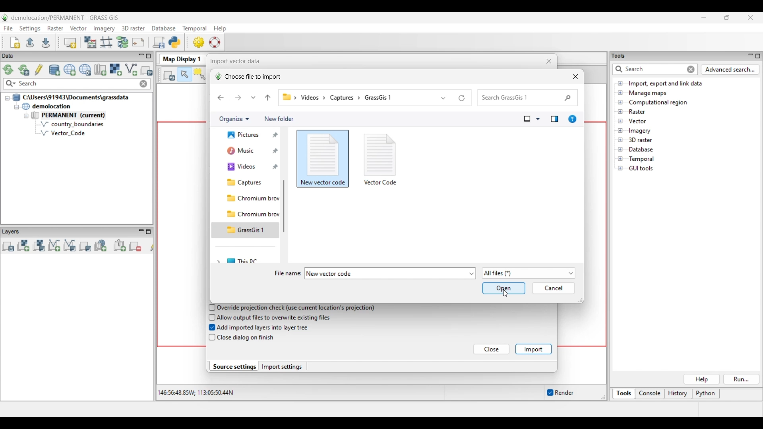  I want to click on tools, so click(621, 55).